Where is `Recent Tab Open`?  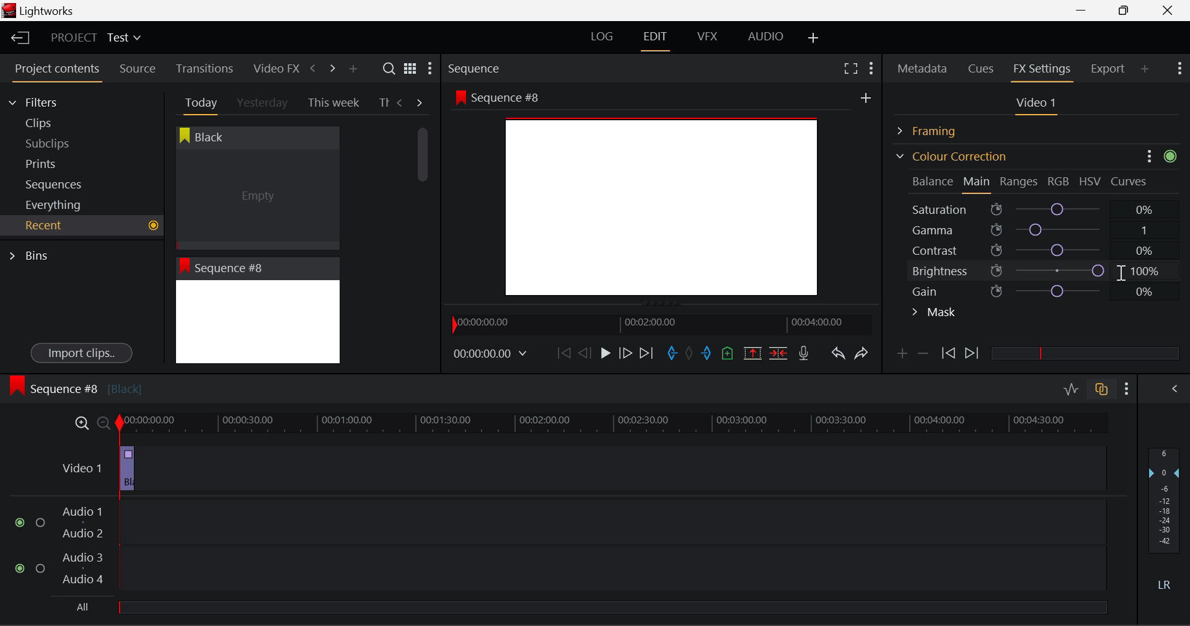
Recent Tab Open is located at coordinates (82, 226).